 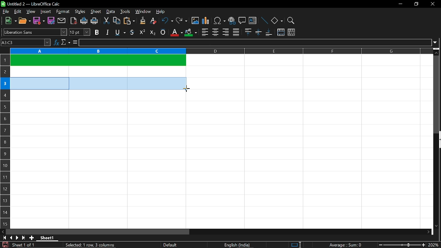 I want to click on paste, so click(x=129, y=21).